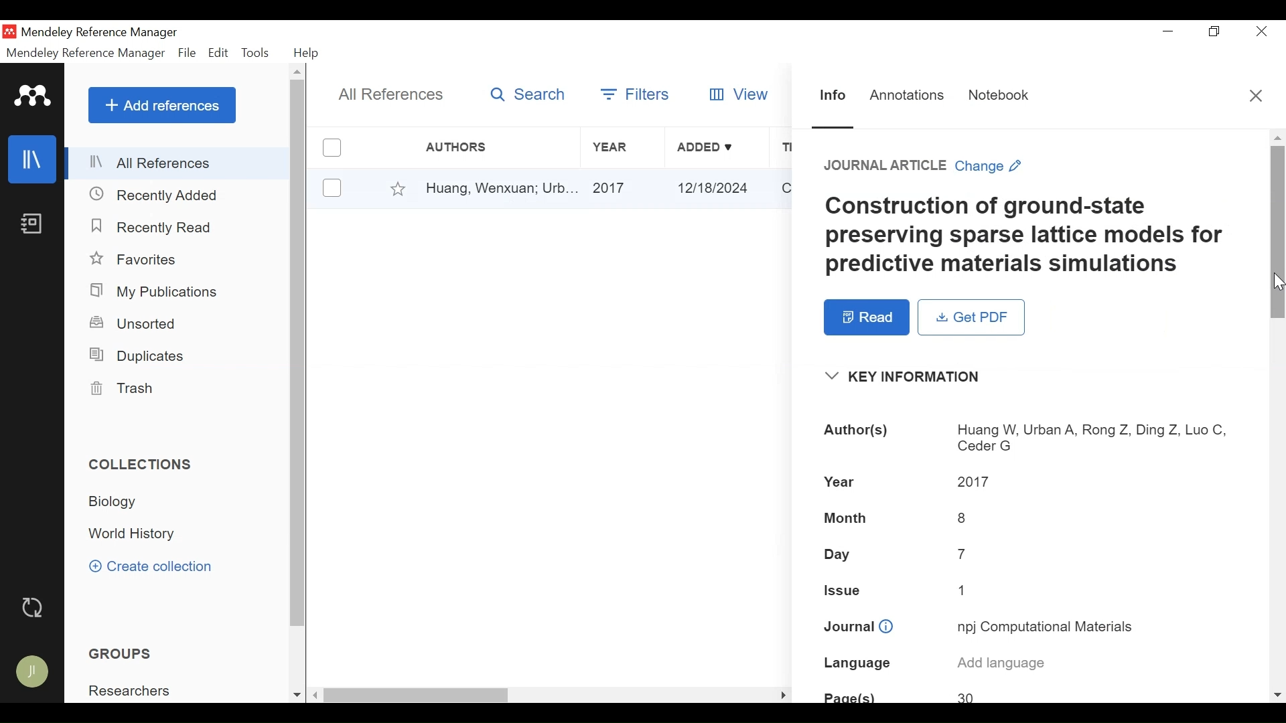  I want to click on Trash, so click(129, 388).